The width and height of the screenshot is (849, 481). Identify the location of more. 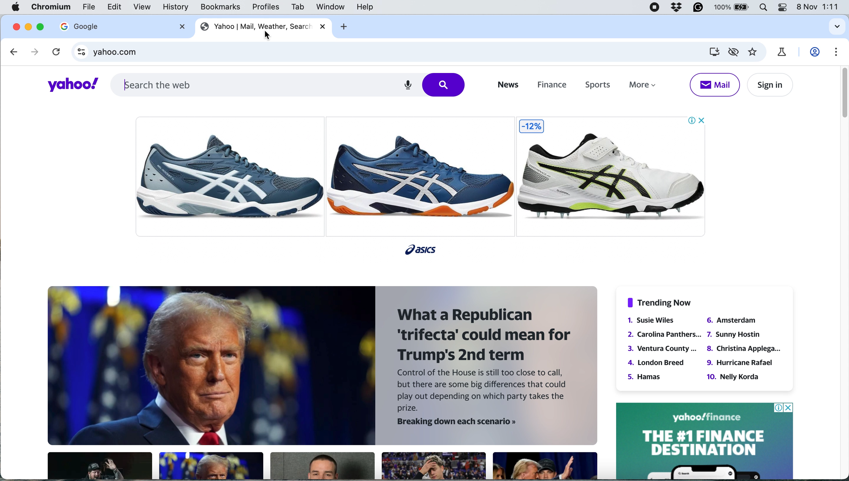
(646, 87).